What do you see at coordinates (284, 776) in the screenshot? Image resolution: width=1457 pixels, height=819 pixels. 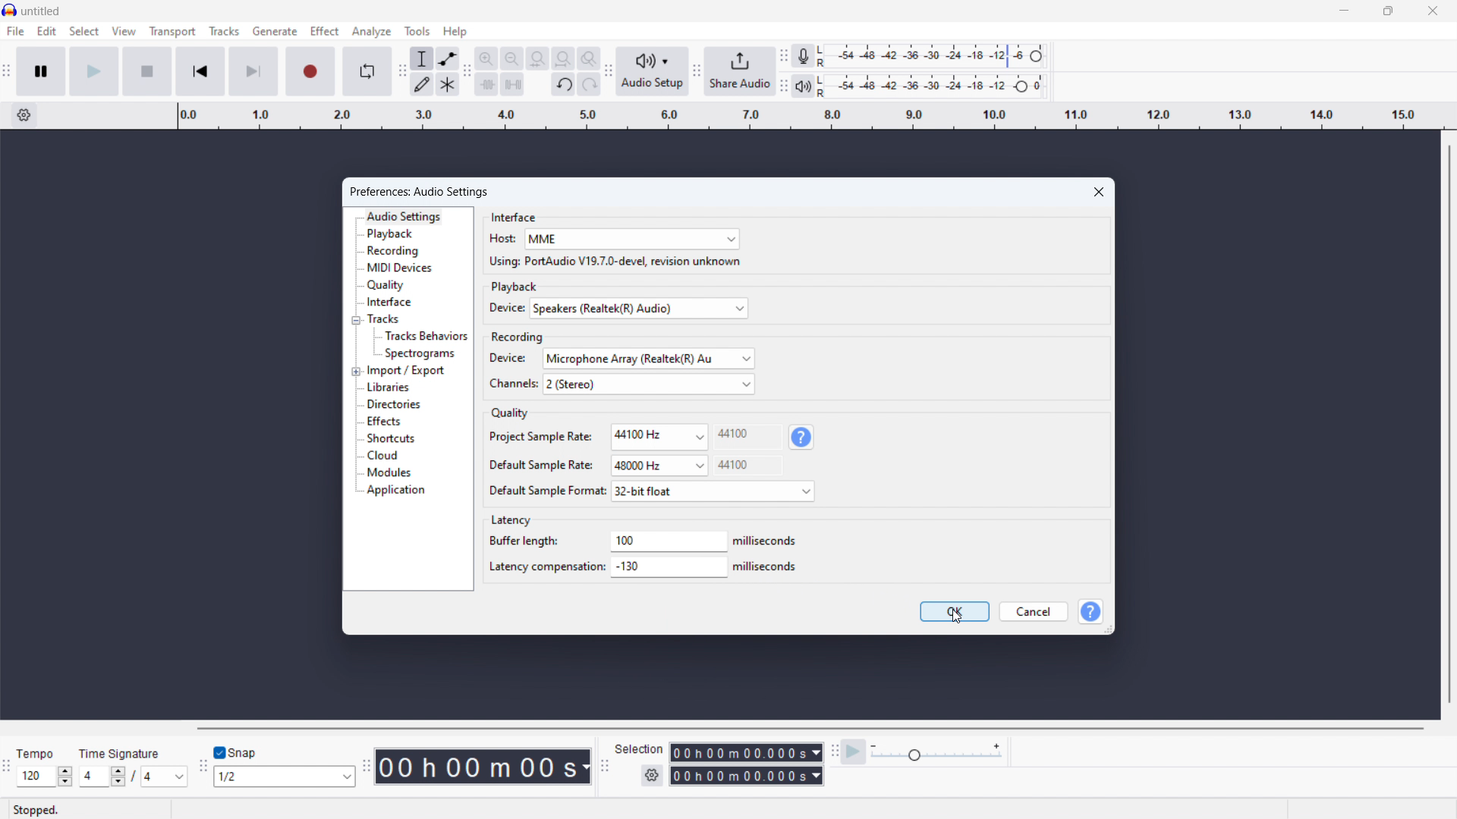 I see `set snapping` at bounding box center [284, 776].